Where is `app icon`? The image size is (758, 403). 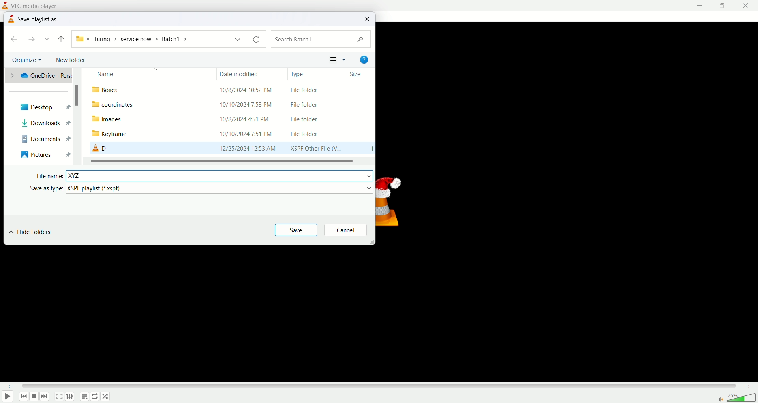 app icon is located at coordinates (11, 20).